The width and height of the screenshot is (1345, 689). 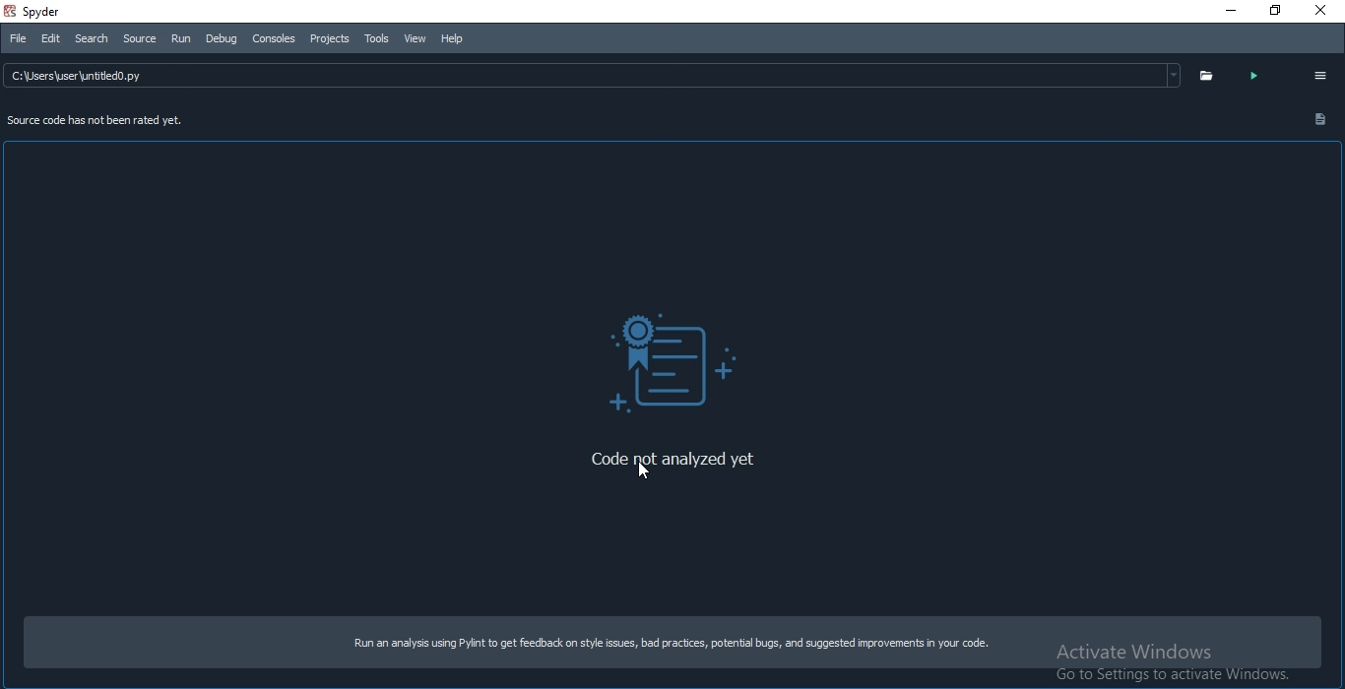 I want to click on icons, so click(x=674, y=362).